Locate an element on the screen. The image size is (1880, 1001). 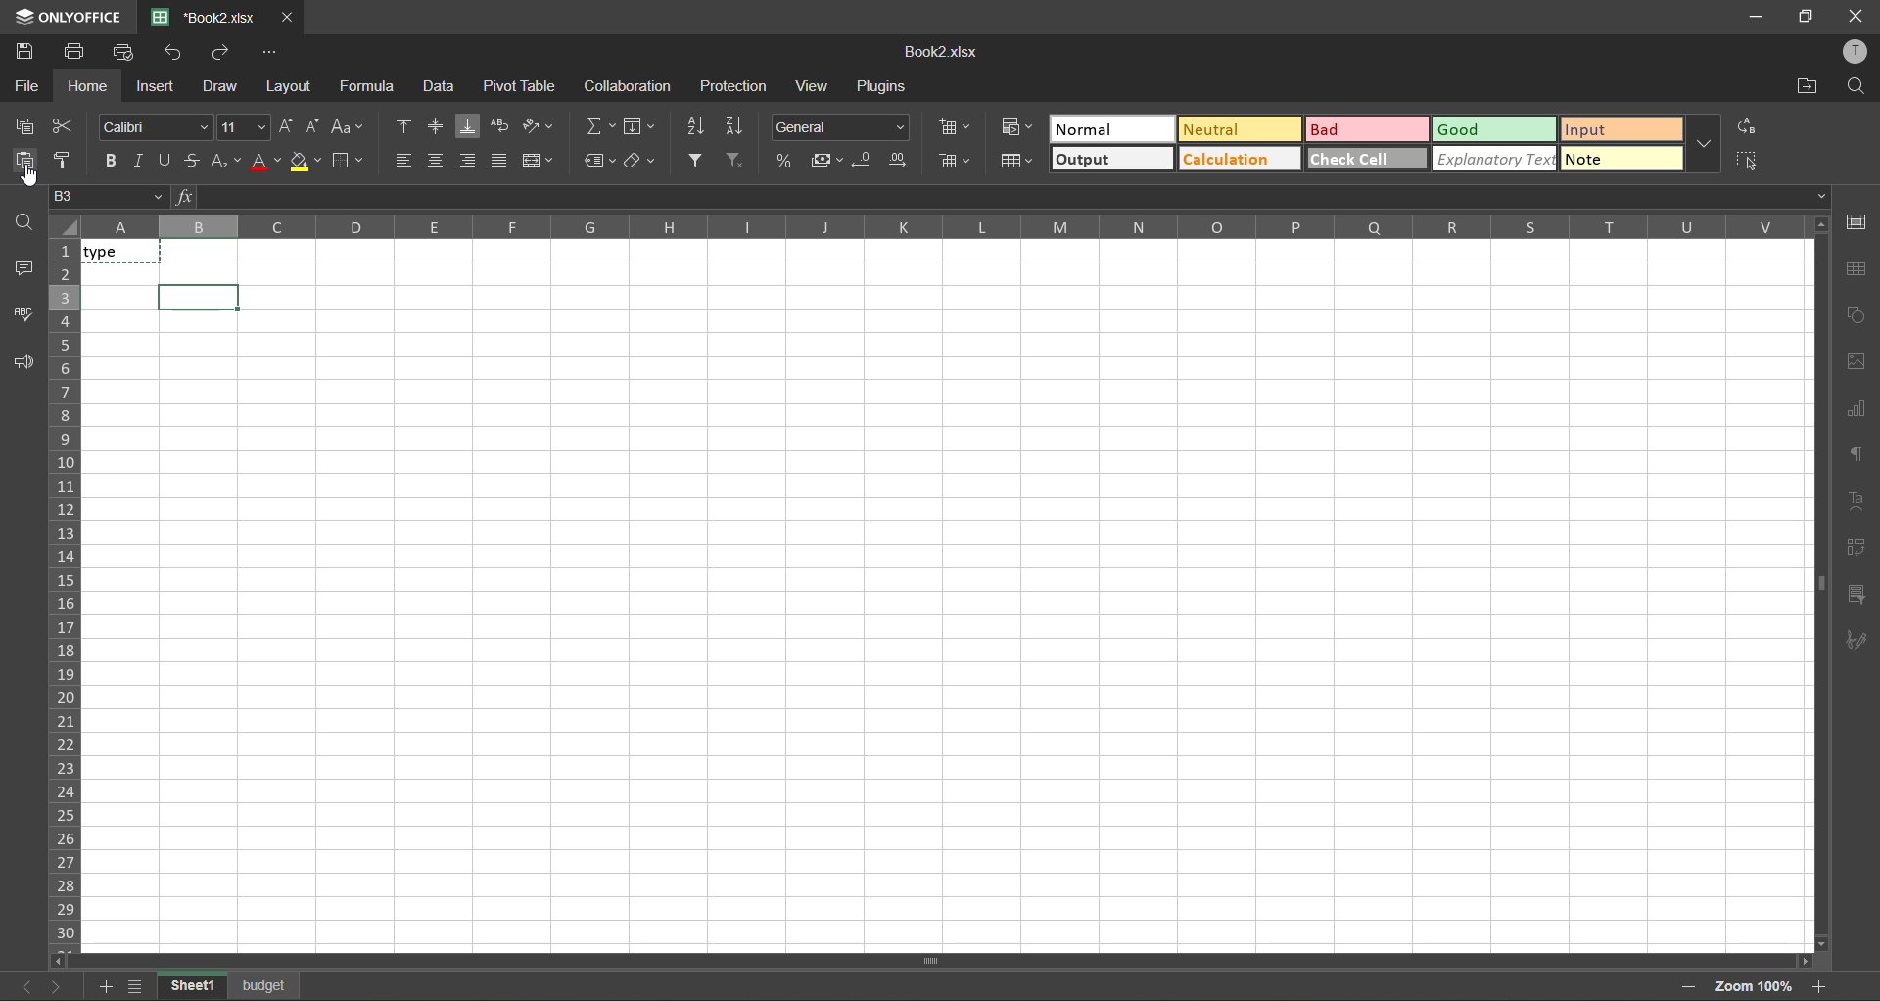
zoom factor is located at coordinates (1755, 984).